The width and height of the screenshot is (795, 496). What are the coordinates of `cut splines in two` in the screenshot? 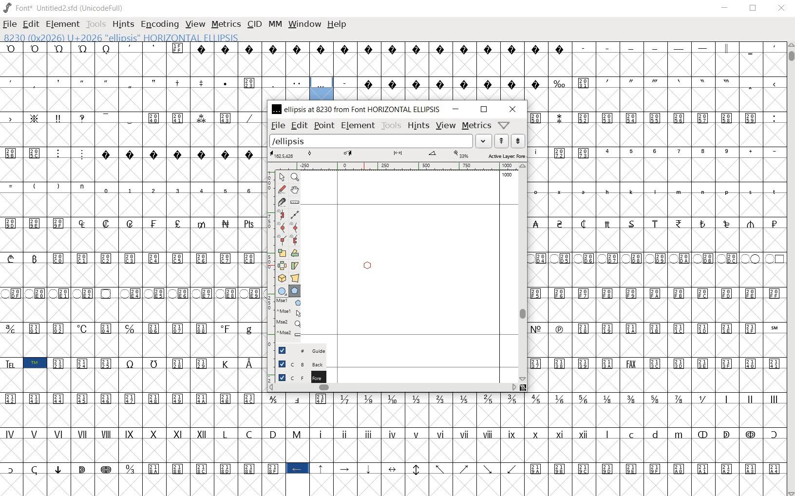 It's located at (282, 202).